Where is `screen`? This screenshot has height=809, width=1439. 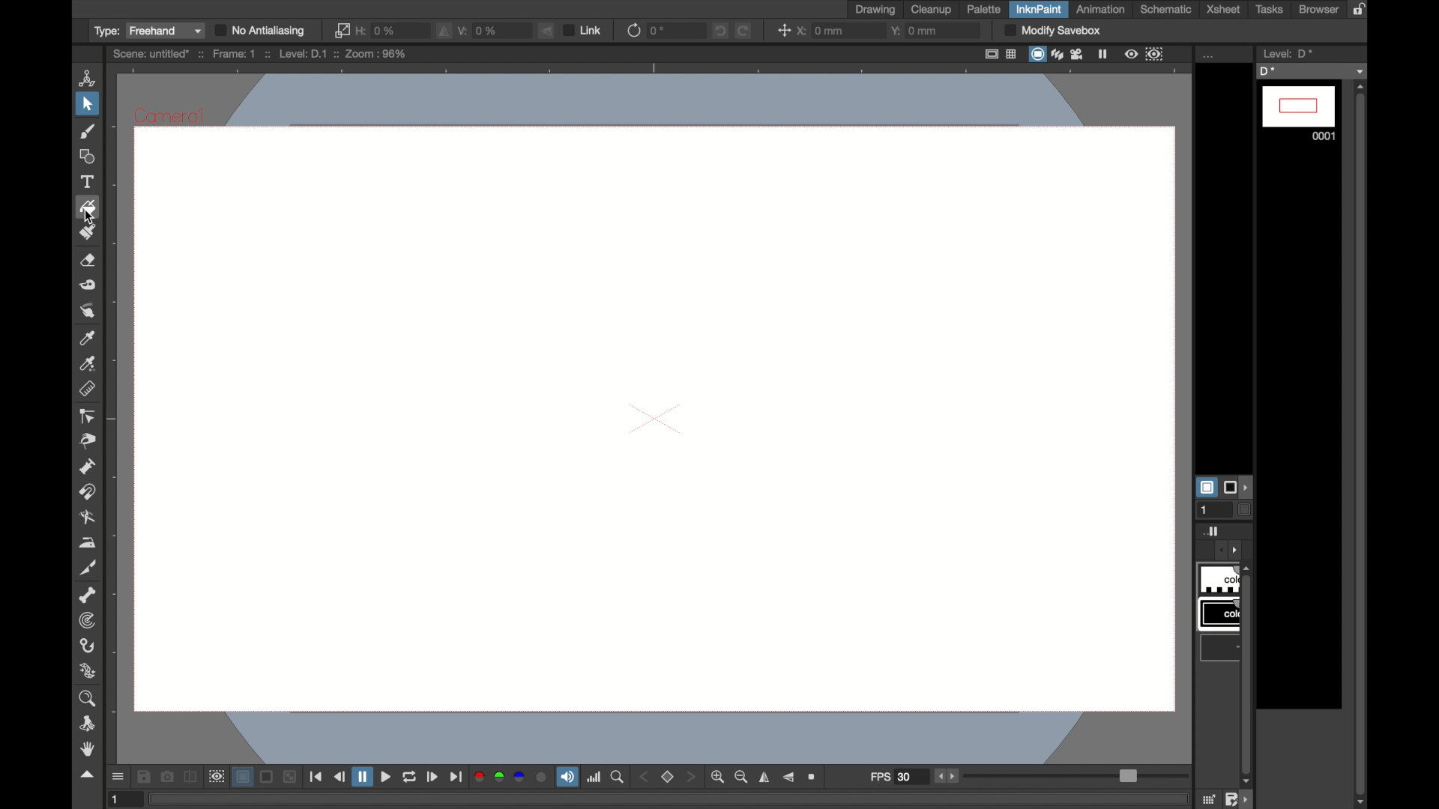
screen is located at coordinates (267, 777).